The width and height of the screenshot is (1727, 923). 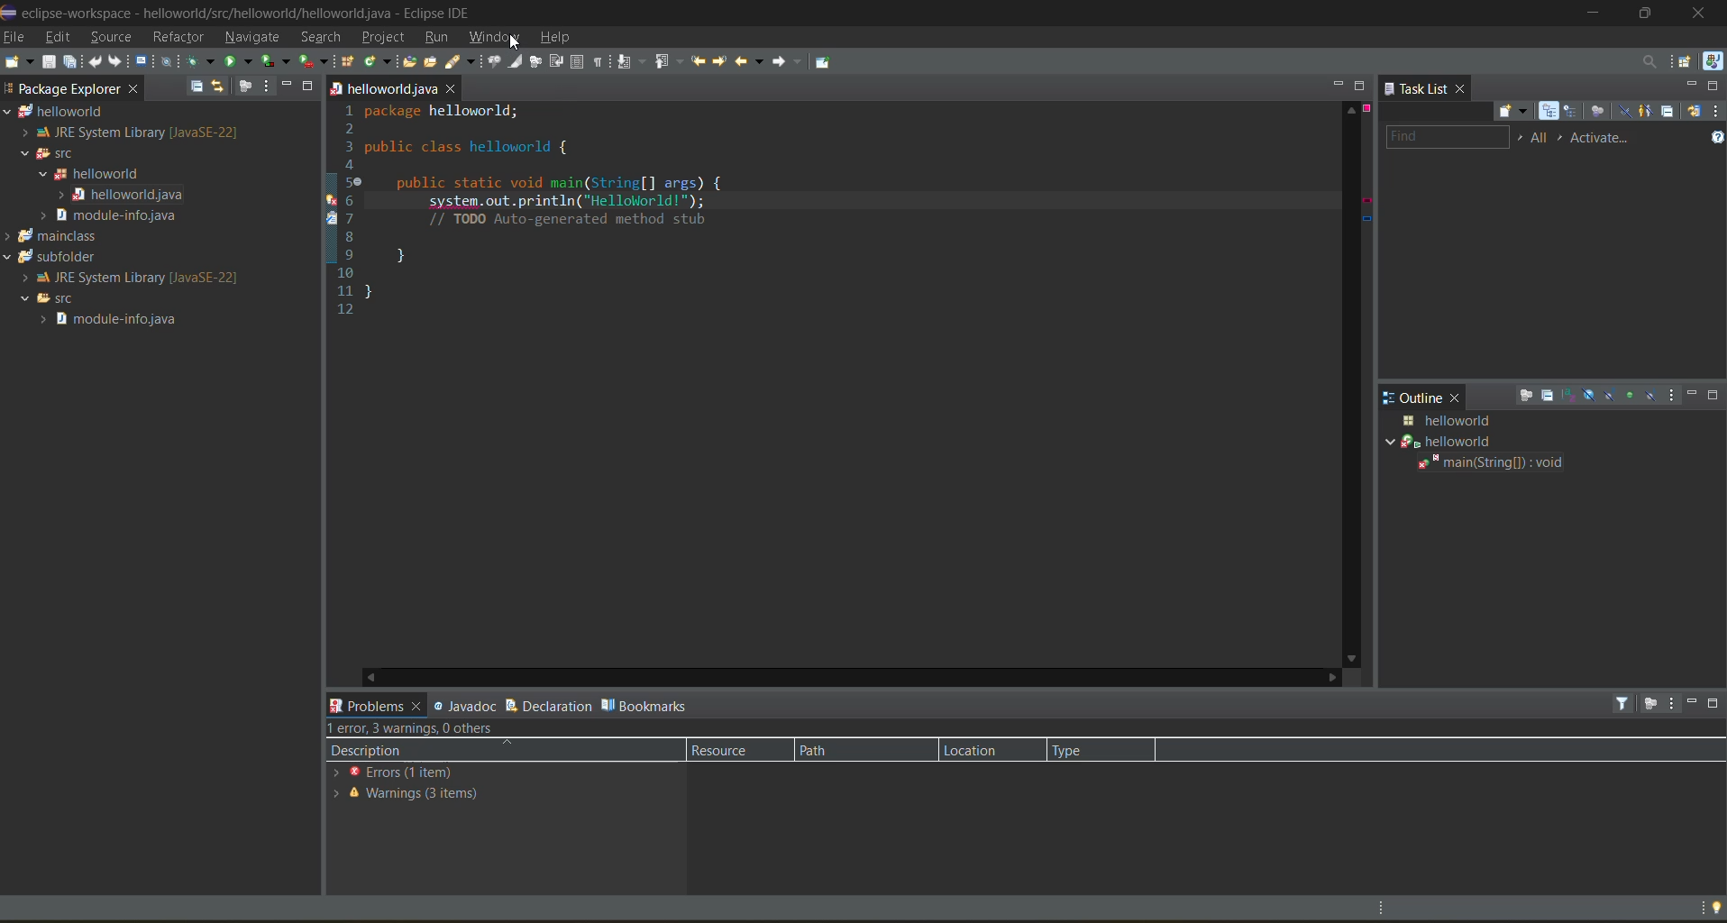 What do you see at coordinates (1521, 139) in the screenshot?
I see `select working set` at bounding box center [1521, 139].